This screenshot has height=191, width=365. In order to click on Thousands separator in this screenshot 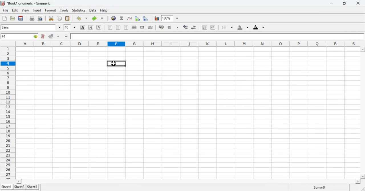, I will do `click(177, 27)`.